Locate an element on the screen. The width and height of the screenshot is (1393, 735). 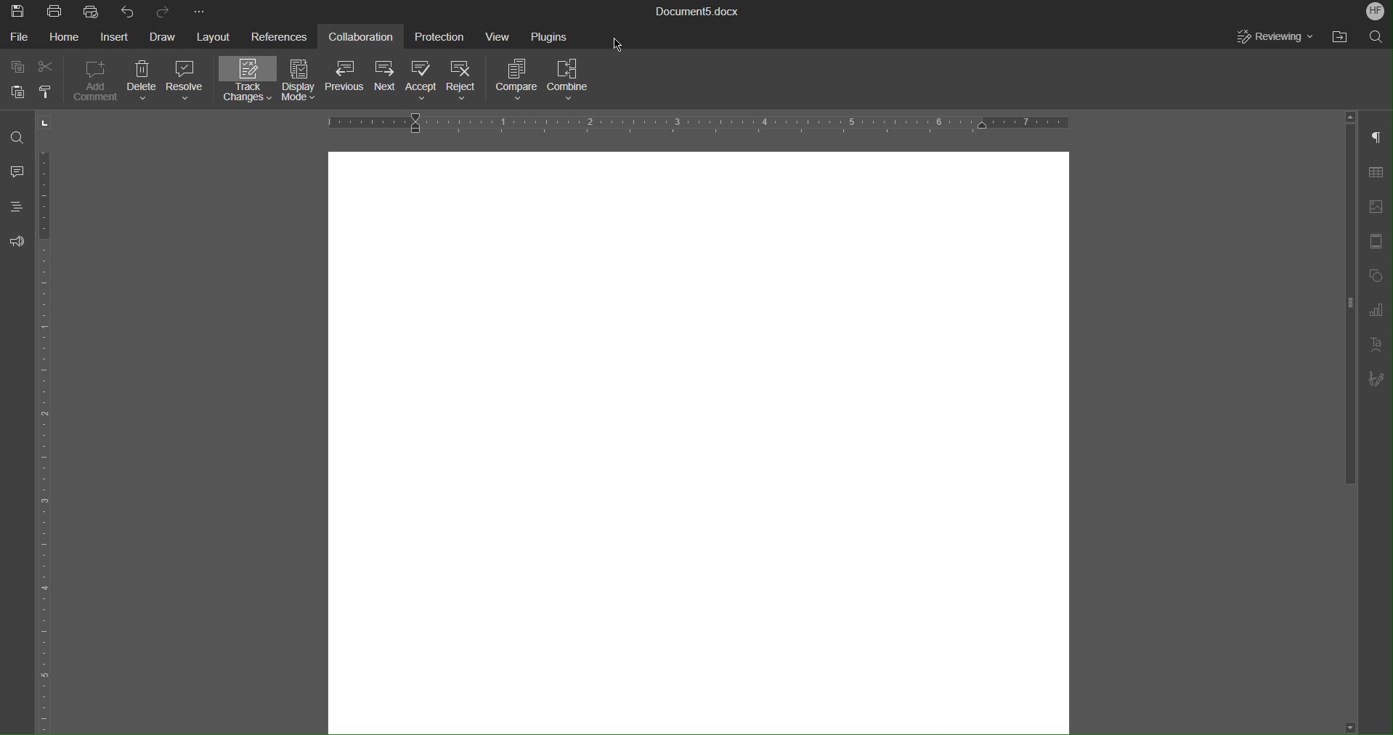
Save is located at coordinates (19, 12).